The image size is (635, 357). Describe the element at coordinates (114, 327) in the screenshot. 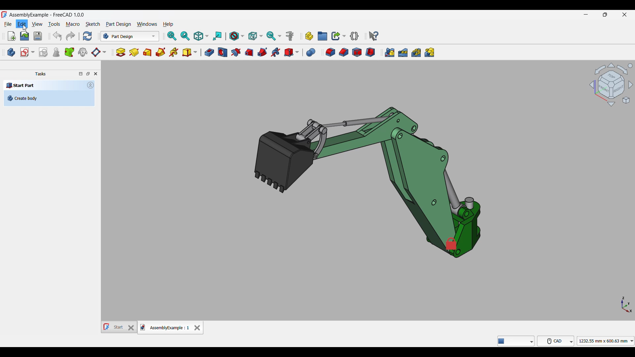

I see `Start - name of other tab` at that location.